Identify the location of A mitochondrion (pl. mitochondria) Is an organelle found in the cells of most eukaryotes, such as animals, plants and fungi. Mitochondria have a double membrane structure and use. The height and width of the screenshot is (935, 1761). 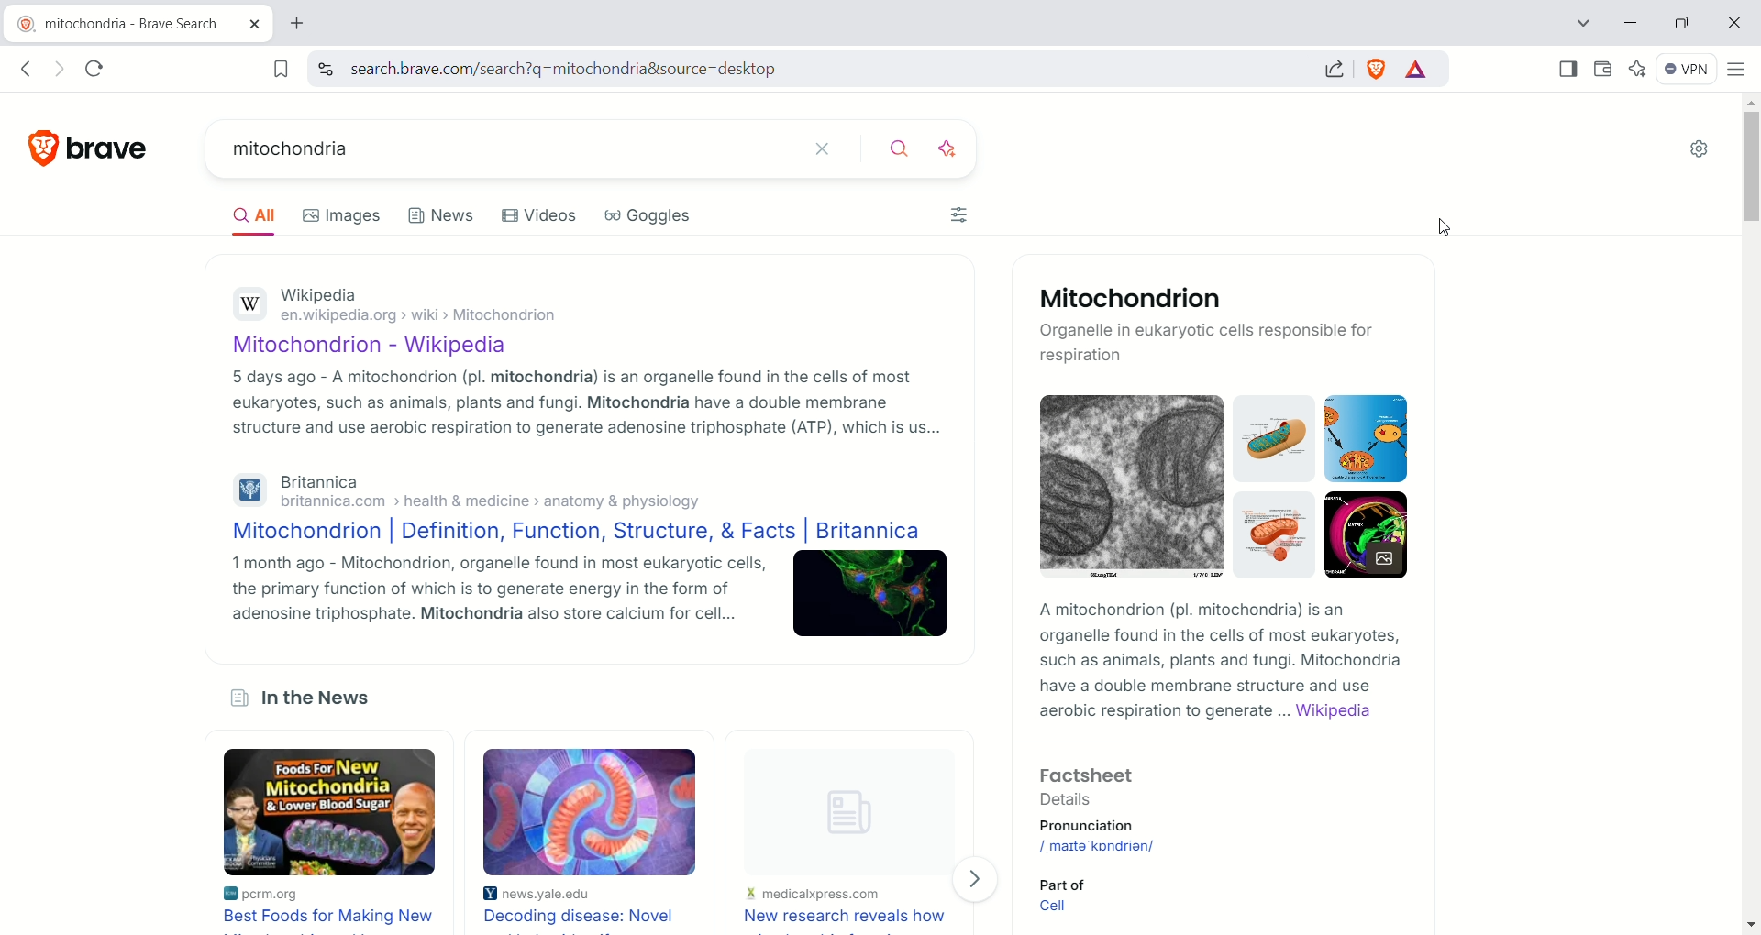
(1235, 650).